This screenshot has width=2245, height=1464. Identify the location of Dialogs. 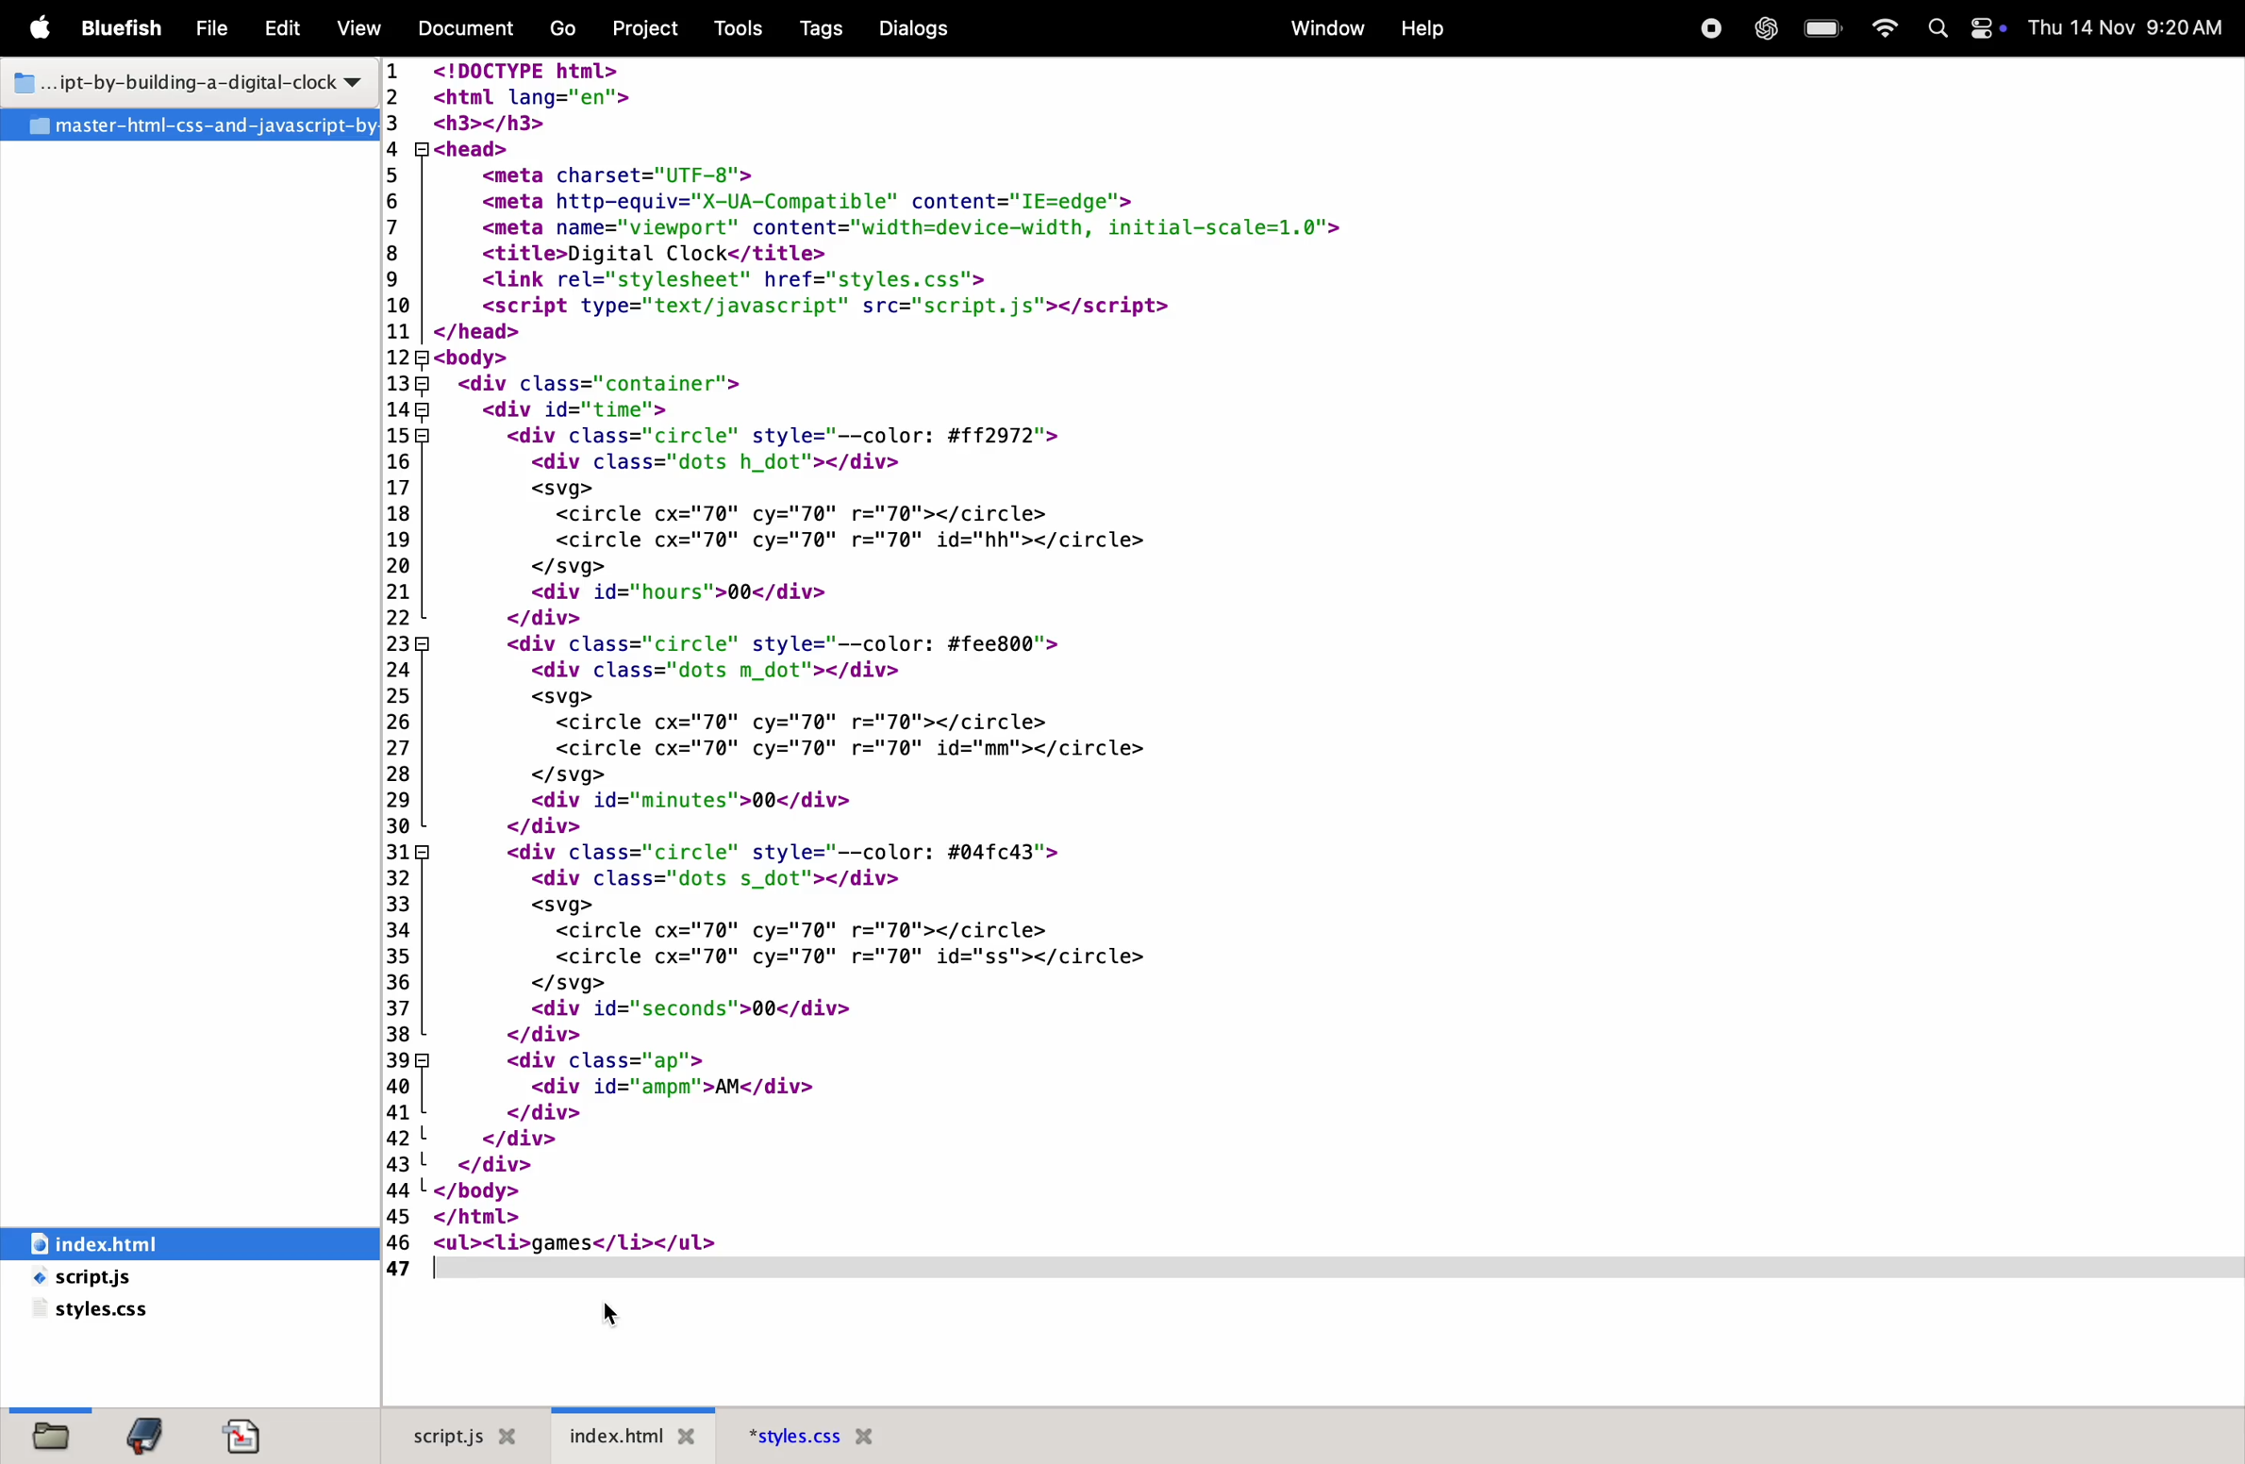
(921, 27).